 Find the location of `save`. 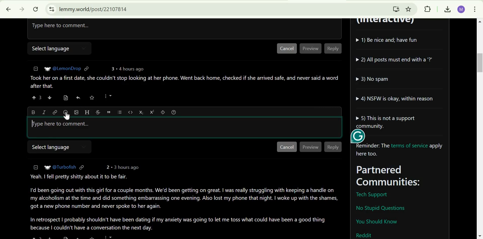

save is located at coordinates (92, 97).